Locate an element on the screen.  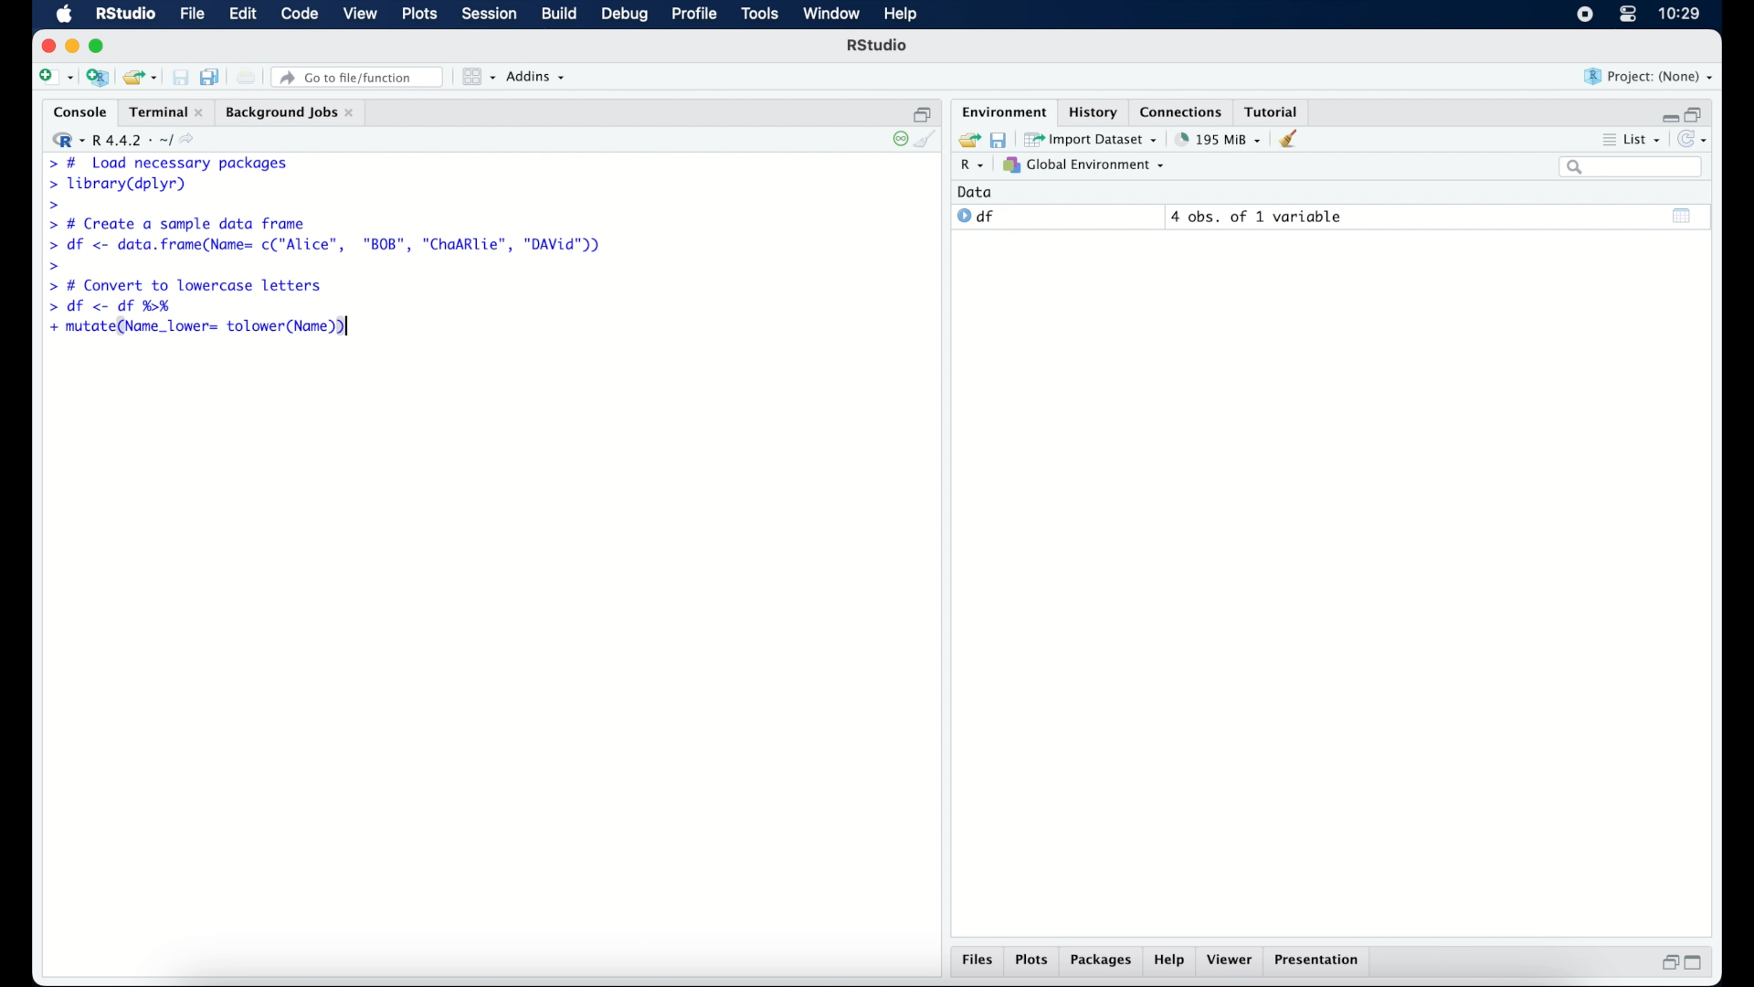
history is located at coordinates (1092, 111).